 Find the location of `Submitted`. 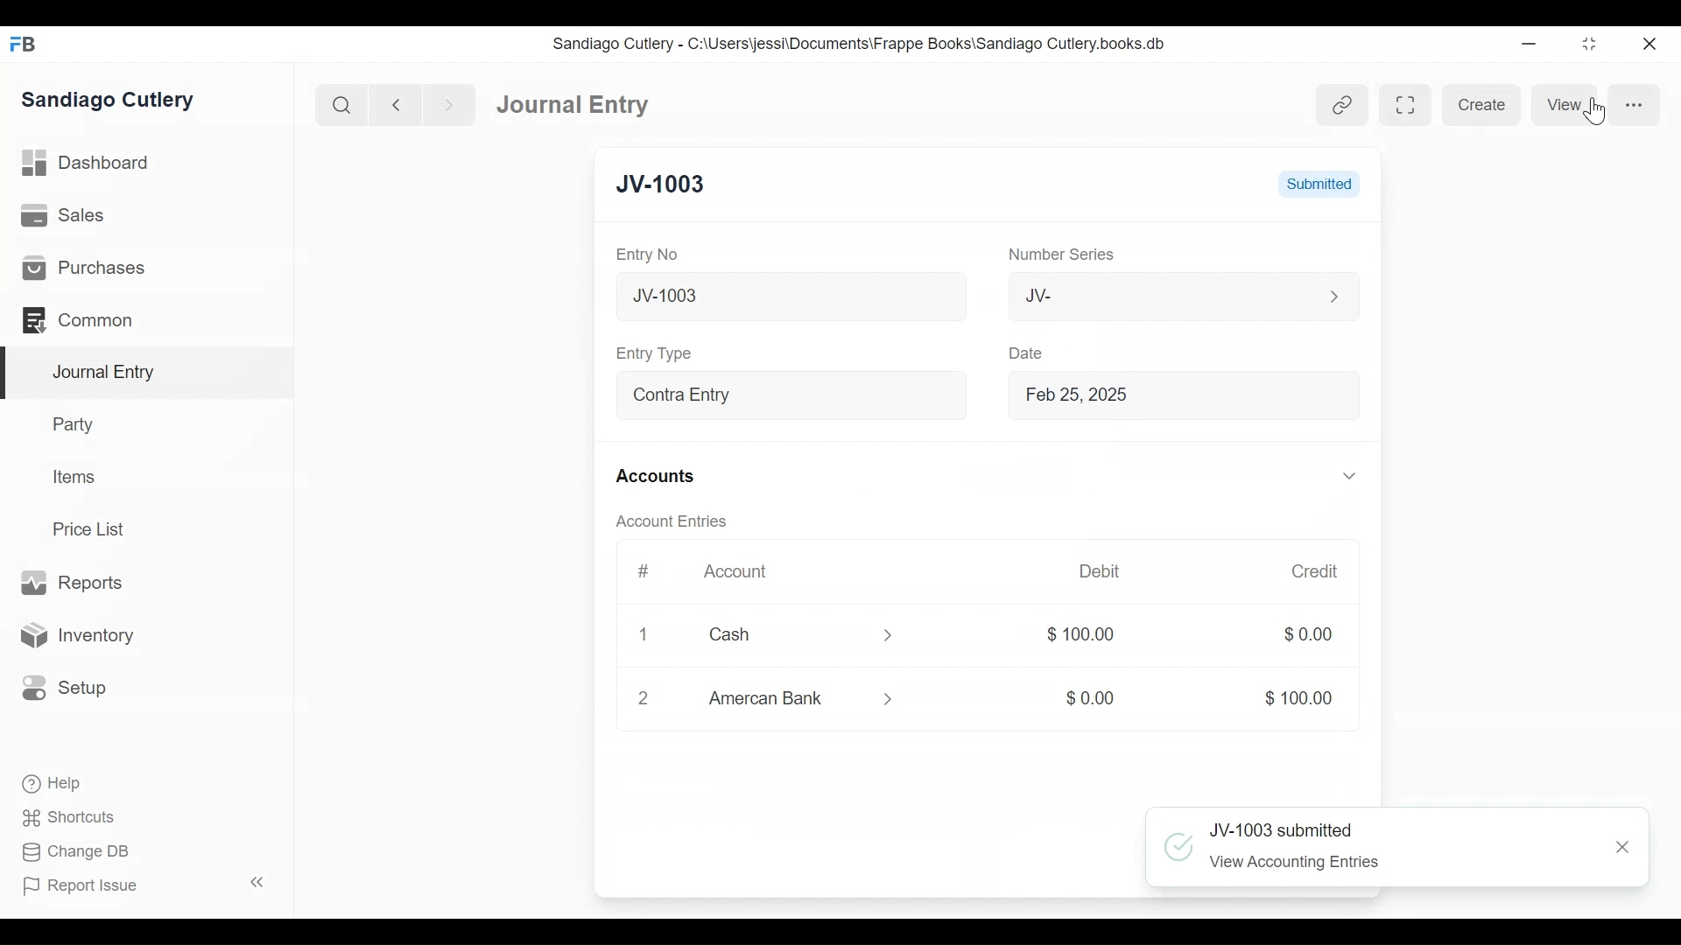

Submitted is located at coordinates (1320, 185).